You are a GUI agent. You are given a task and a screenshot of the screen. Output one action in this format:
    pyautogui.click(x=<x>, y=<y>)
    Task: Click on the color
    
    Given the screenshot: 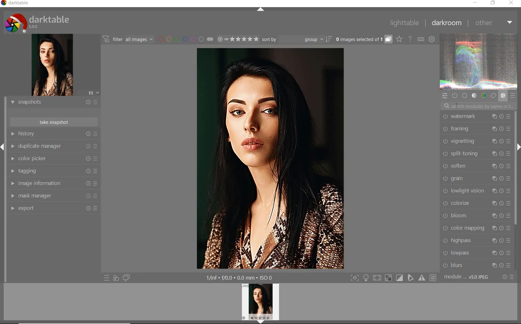 What is the action you would take?
    pyautogui.click(x=483, y=96)
    